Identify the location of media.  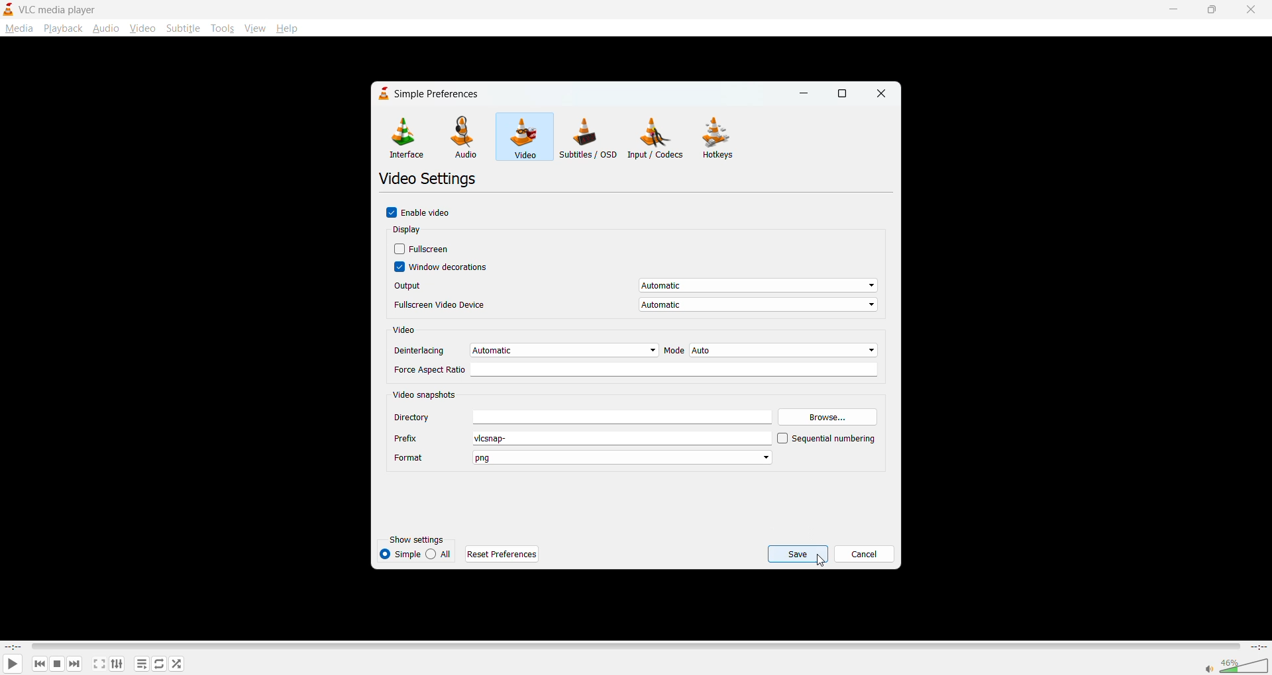
(19, 28).